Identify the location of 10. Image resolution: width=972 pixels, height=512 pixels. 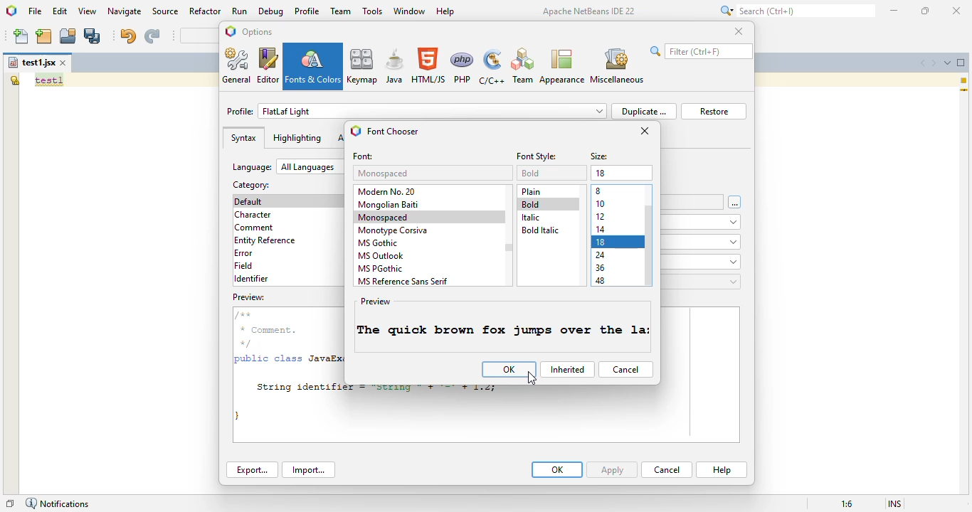
(601, 203).